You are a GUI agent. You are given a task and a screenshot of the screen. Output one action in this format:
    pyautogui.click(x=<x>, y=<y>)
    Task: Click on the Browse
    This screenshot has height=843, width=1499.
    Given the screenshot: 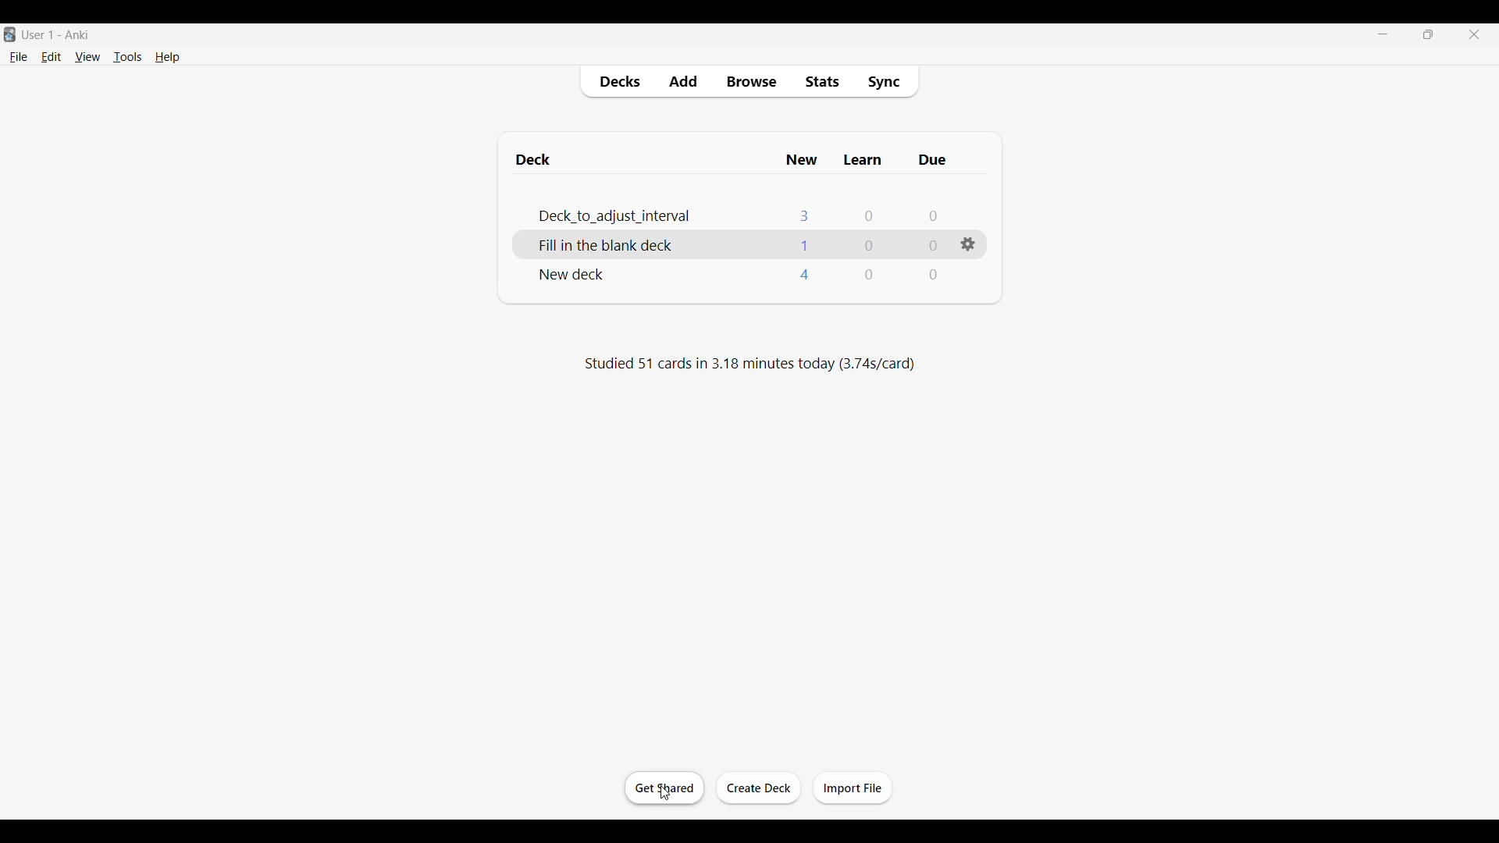 What is the action you would take?
    pyautogui.click(x=752, y=81)
    